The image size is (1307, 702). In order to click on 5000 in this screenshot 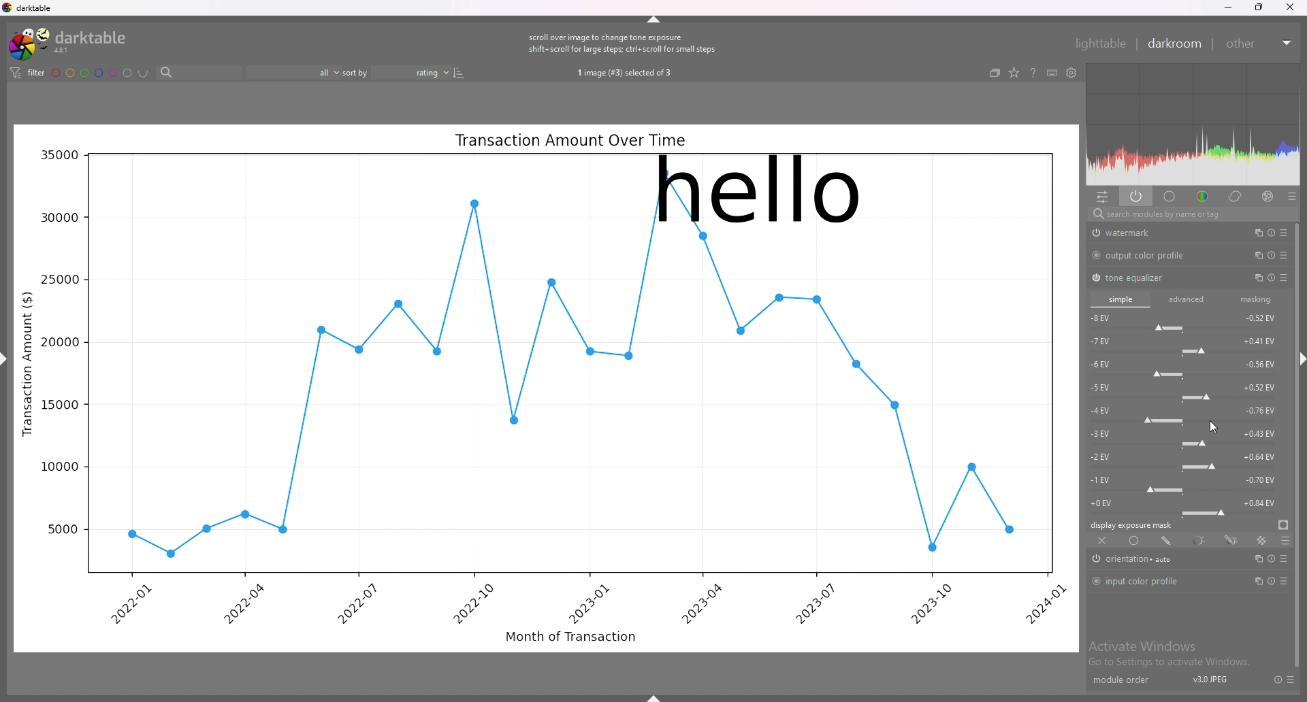, I will do `click(61, 529)`.